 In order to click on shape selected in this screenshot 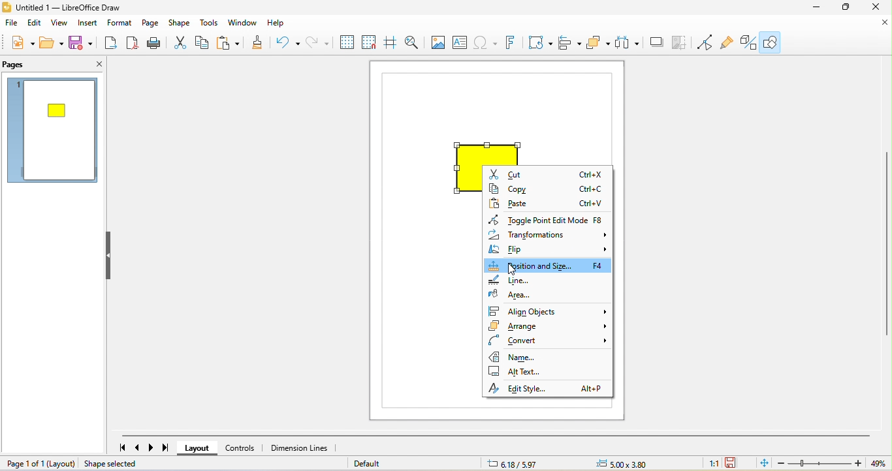, I will do `click(118, 464)`.